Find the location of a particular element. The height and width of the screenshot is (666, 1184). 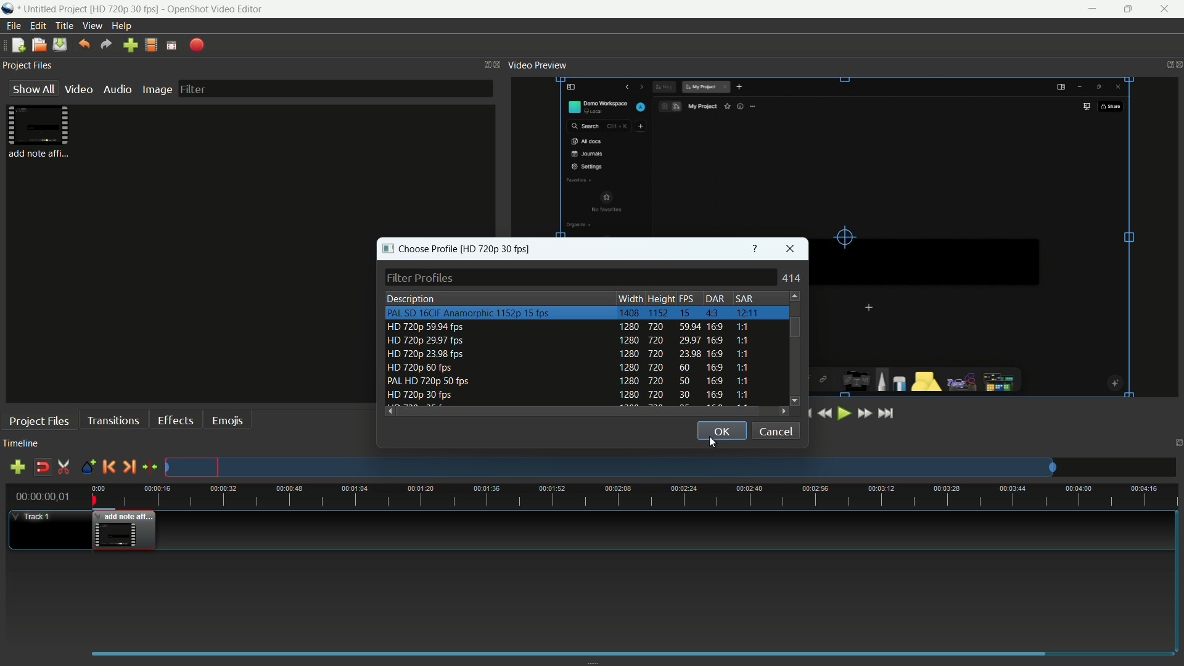

effects is located at coordinates (175, 420).